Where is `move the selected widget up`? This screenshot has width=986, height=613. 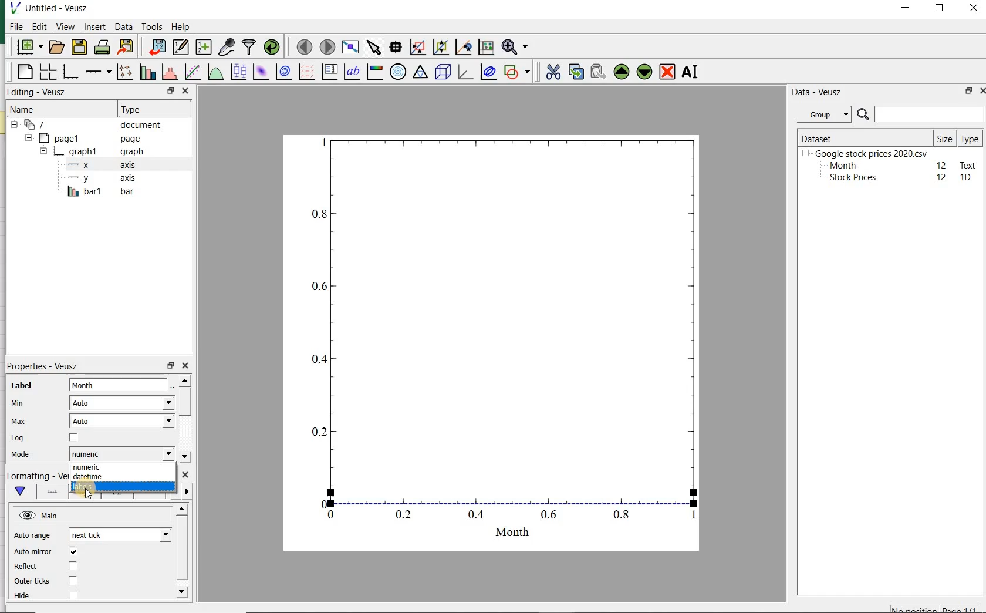
move the selected widget up is located at coordinates (622, 72).